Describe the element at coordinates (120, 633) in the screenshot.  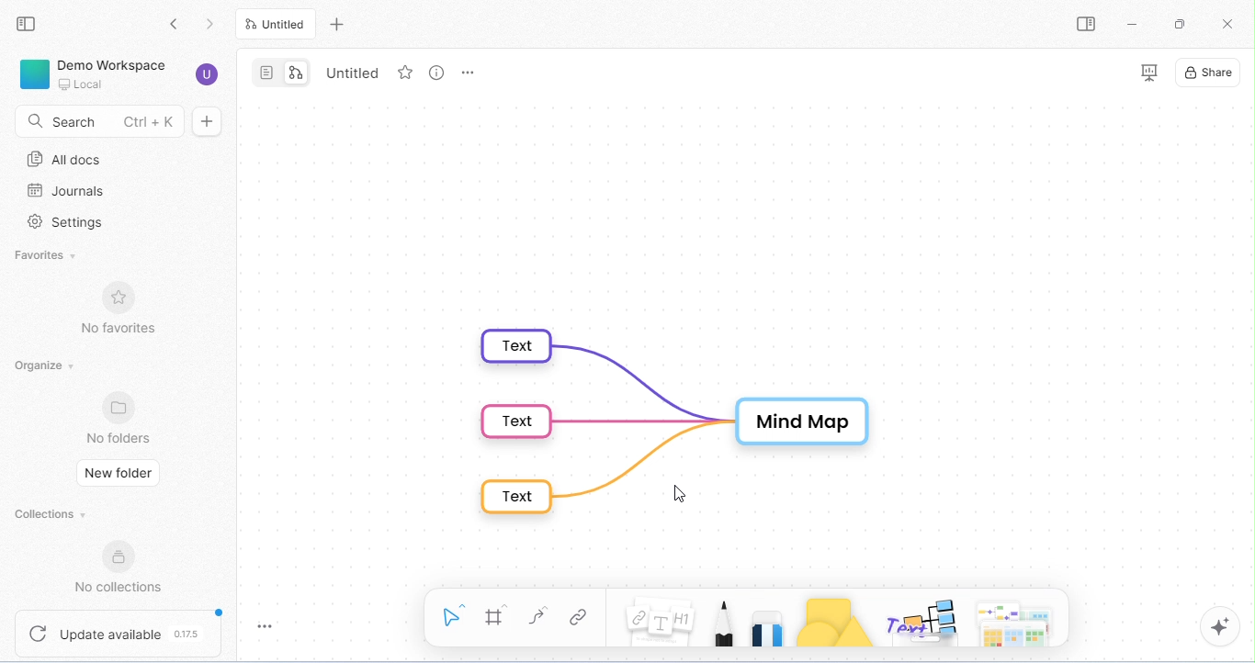
I see `update` at that location.